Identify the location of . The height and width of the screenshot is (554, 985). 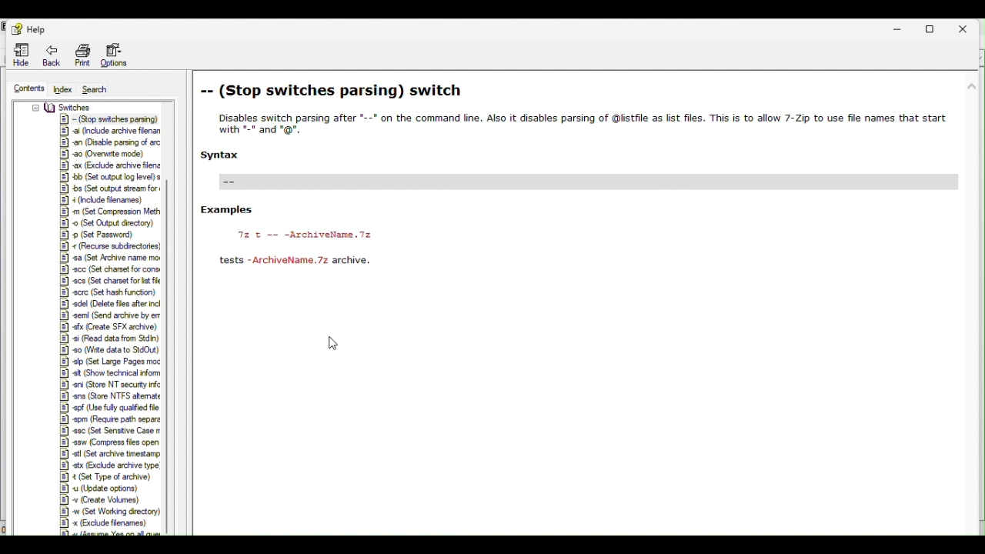
(111, 280).